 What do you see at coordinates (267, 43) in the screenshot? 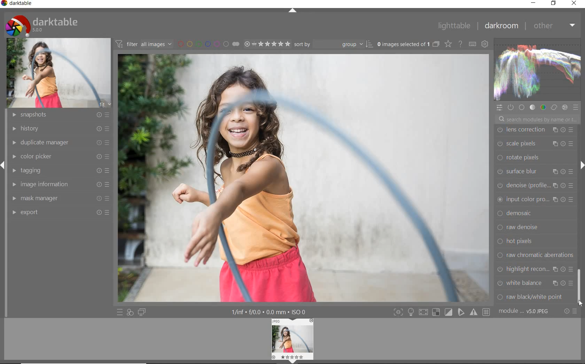
I see `selected image range rating` at bounding box center [267, 43].